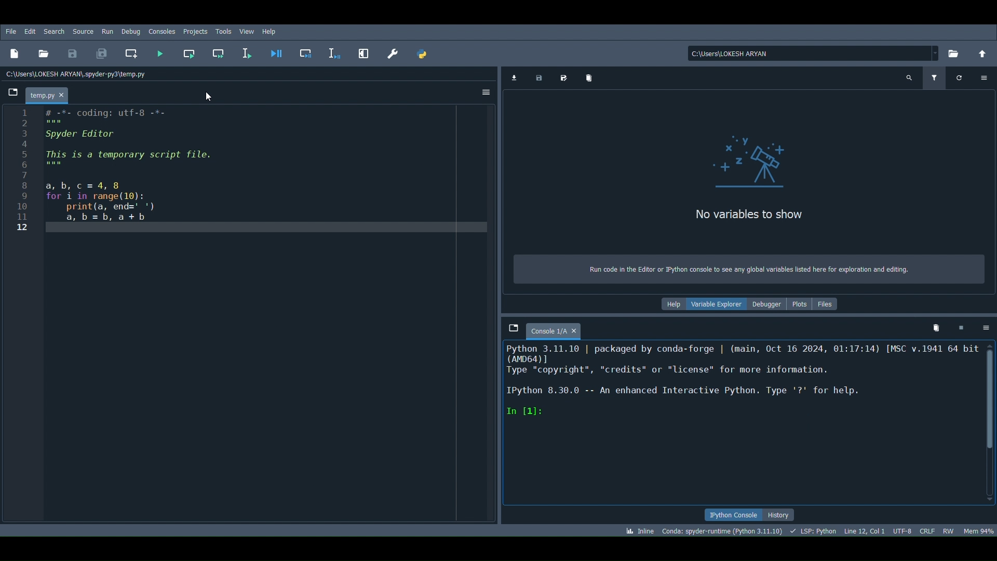  What do you see at coordinates (14, 92) in the screenshot?
I see `Browse tabs` at bounding box center [14, 92].